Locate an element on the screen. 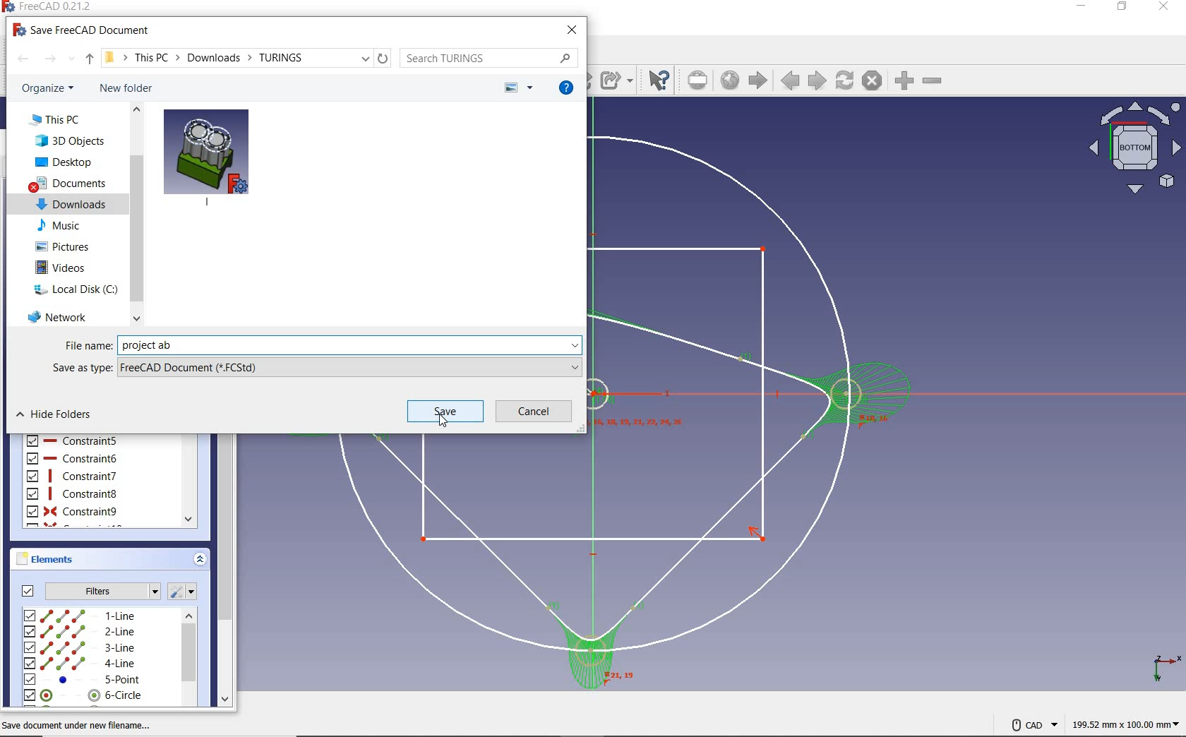  open website is located at coordinates (731, 81).